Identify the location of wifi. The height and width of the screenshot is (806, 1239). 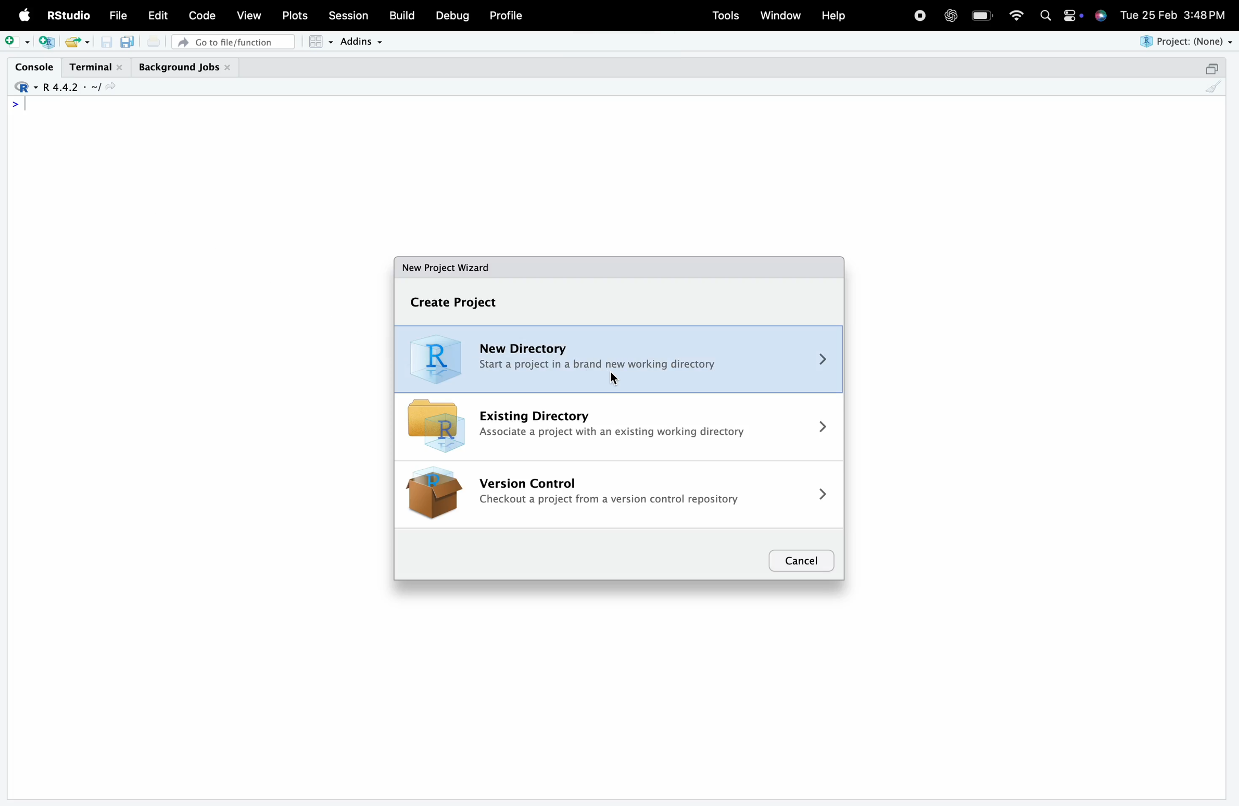
(1016, 14).